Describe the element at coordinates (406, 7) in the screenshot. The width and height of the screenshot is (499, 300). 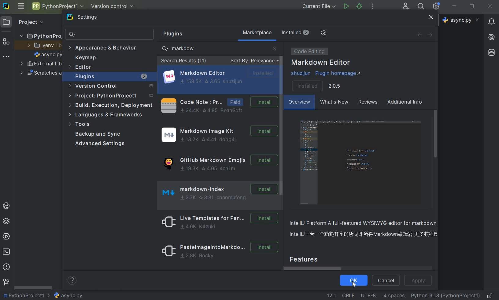
I see `code with me` at that location.